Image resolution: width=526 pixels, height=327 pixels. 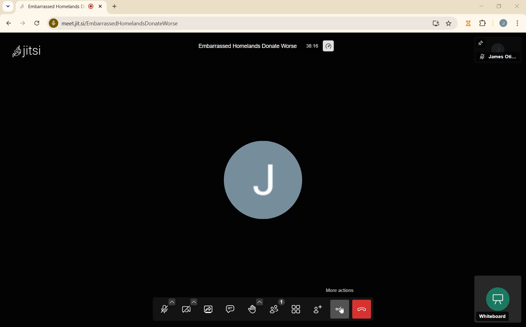 I want to click on invite people, so click(x=318, y=309).